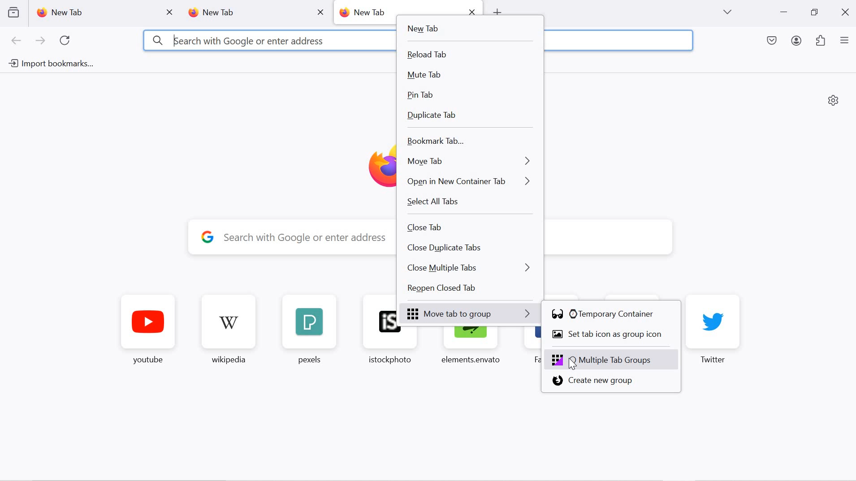 This screenshot has width=856, height=481. Describe the element at coordinates (467, 118) in the screenshot. I see `duplicate tab` at that location.